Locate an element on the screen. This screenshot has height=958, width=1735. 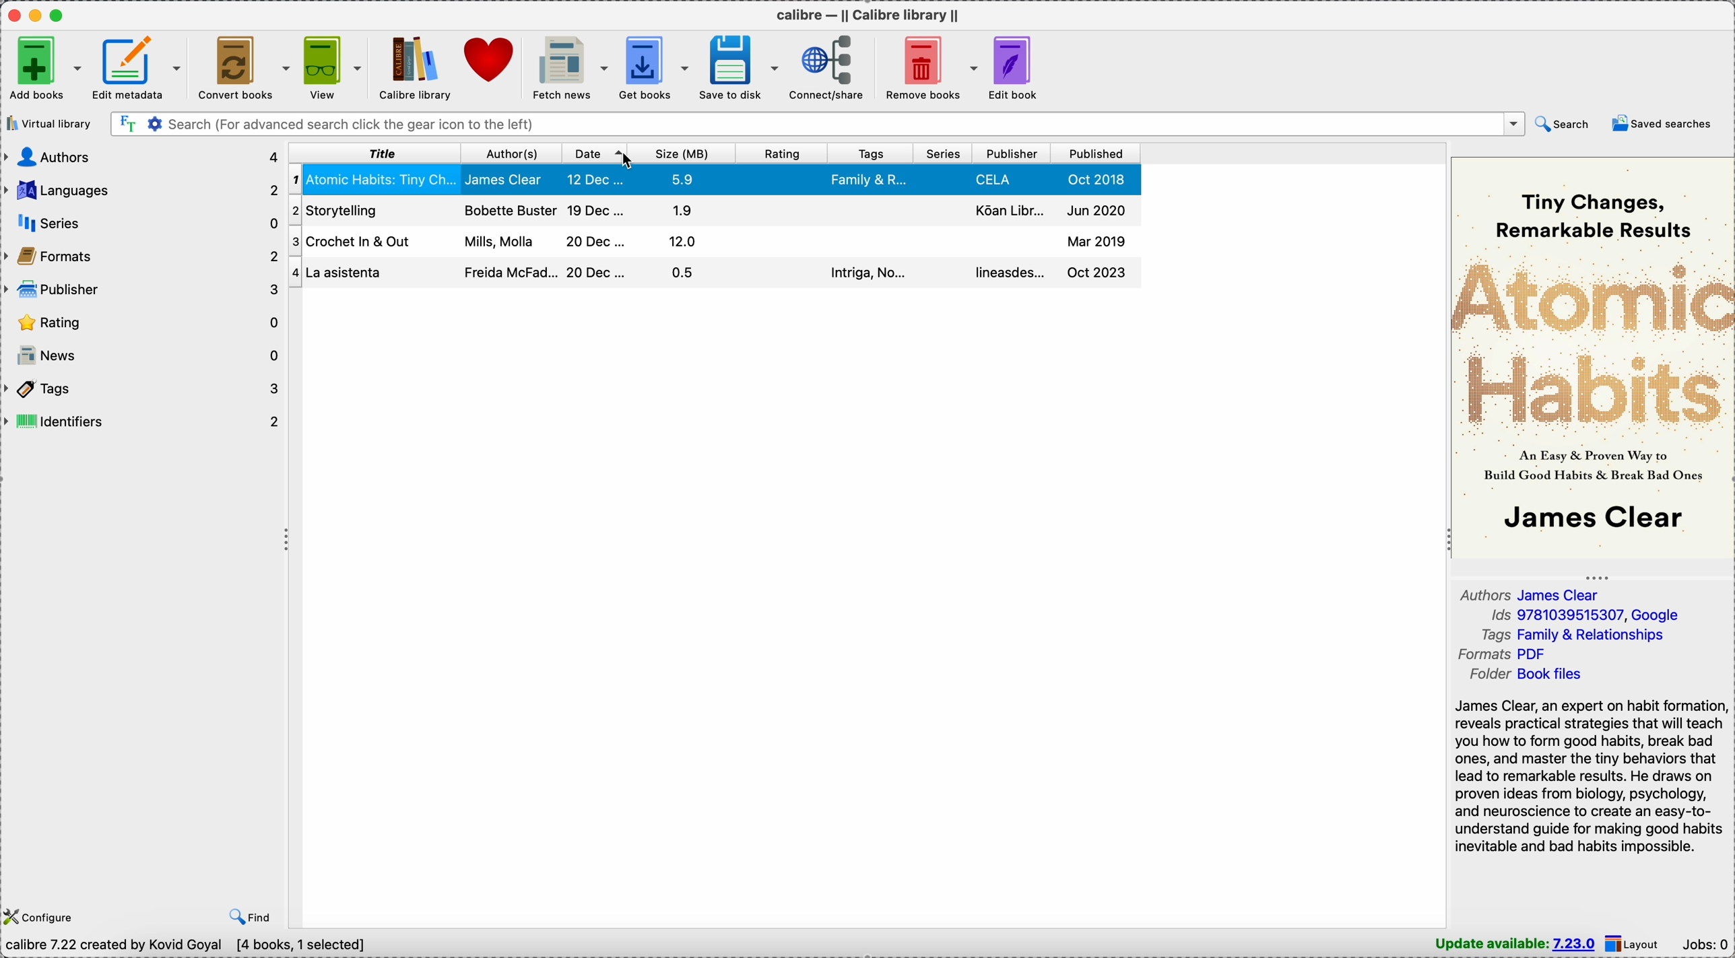
get books is located at coordinates (656, 68).